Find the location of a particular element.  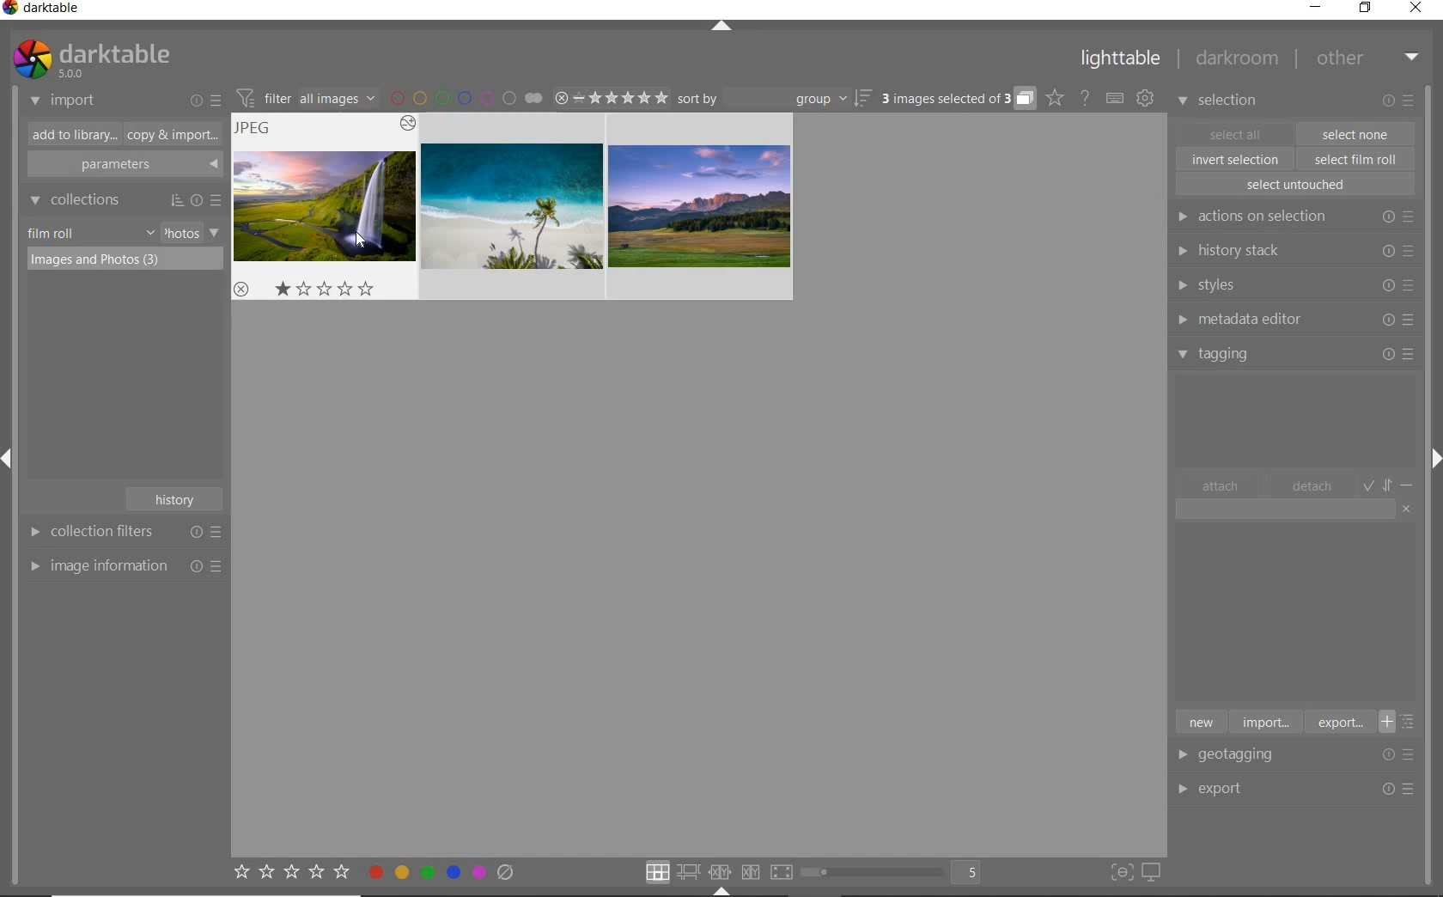

range ratings of selected images is located at coordinates (611, 95).